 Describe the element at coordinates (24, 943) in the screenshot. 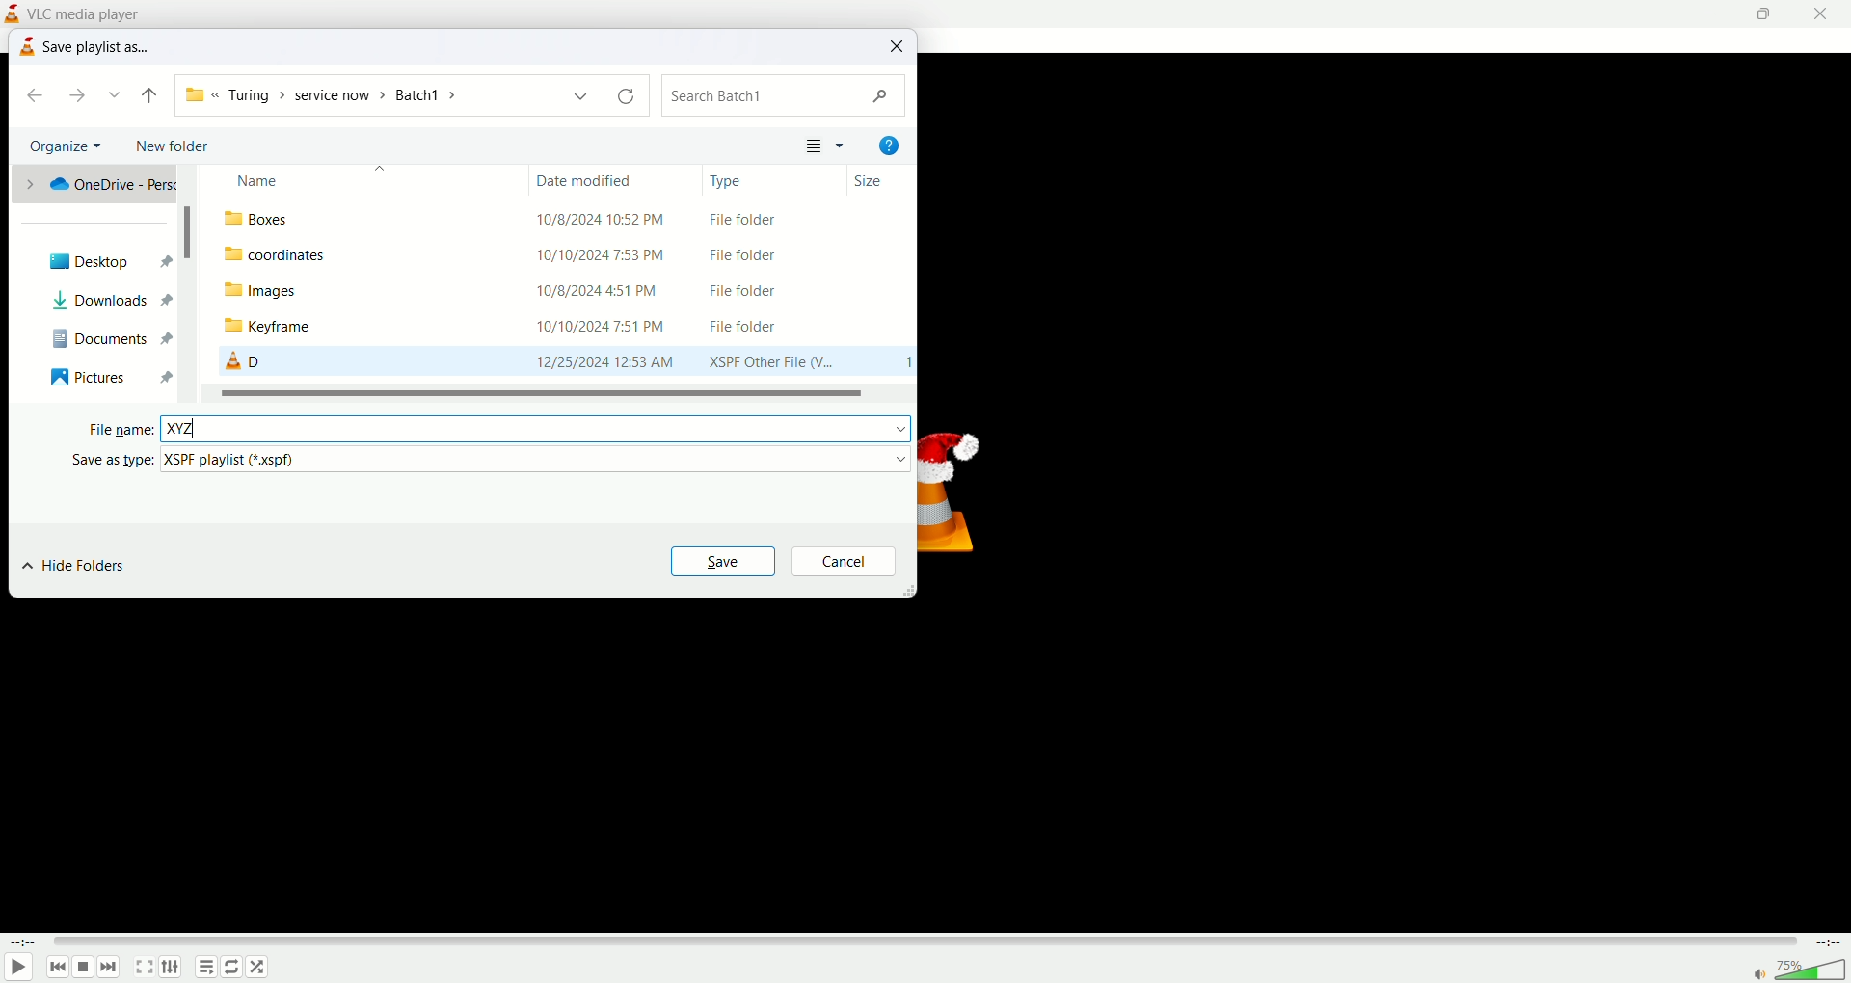

I see `elapsed time` at that location.